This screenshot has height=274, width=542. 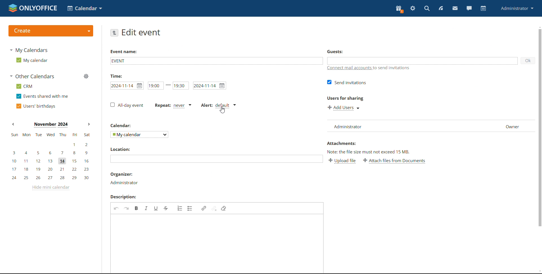 I want to click on mail, so click(x=454, y=8).